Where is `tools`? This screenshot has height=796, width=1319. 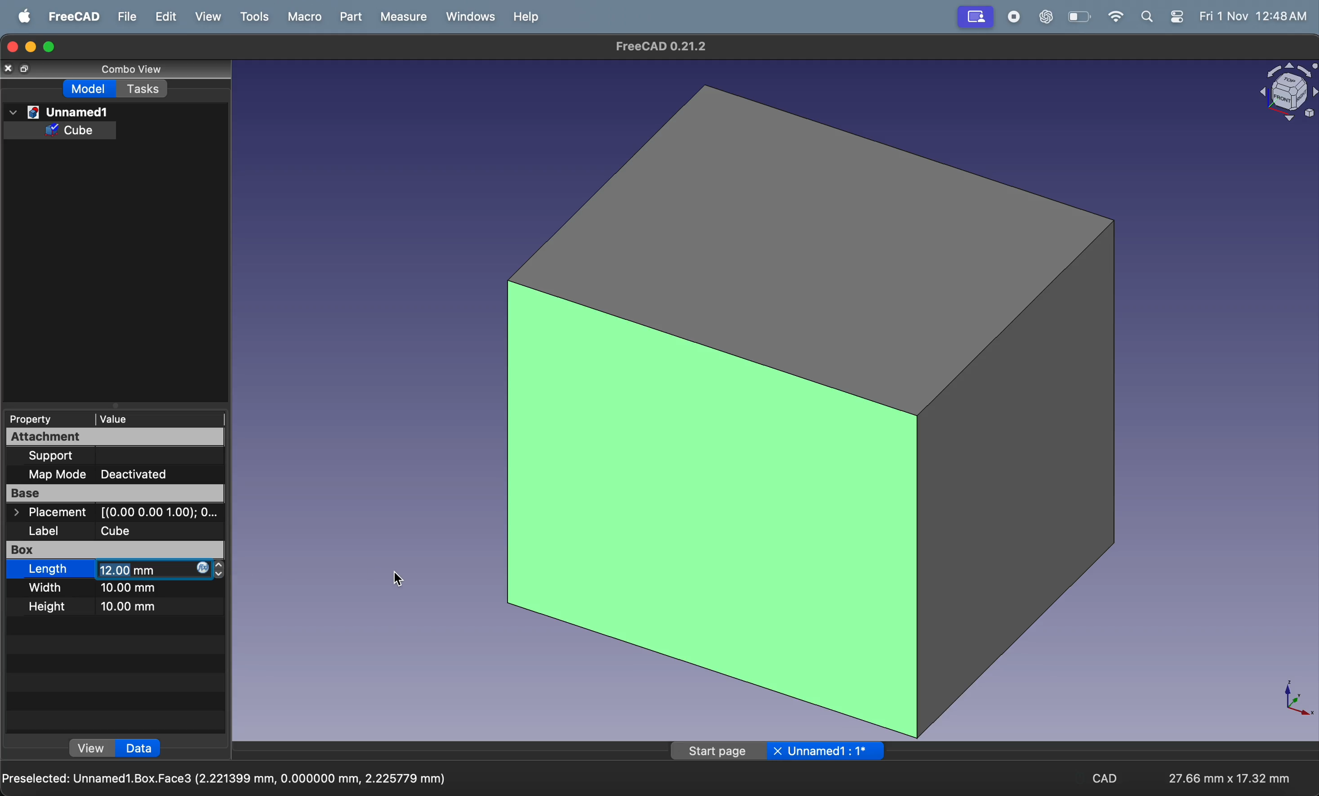
tools is located at coordinates (253, 17).